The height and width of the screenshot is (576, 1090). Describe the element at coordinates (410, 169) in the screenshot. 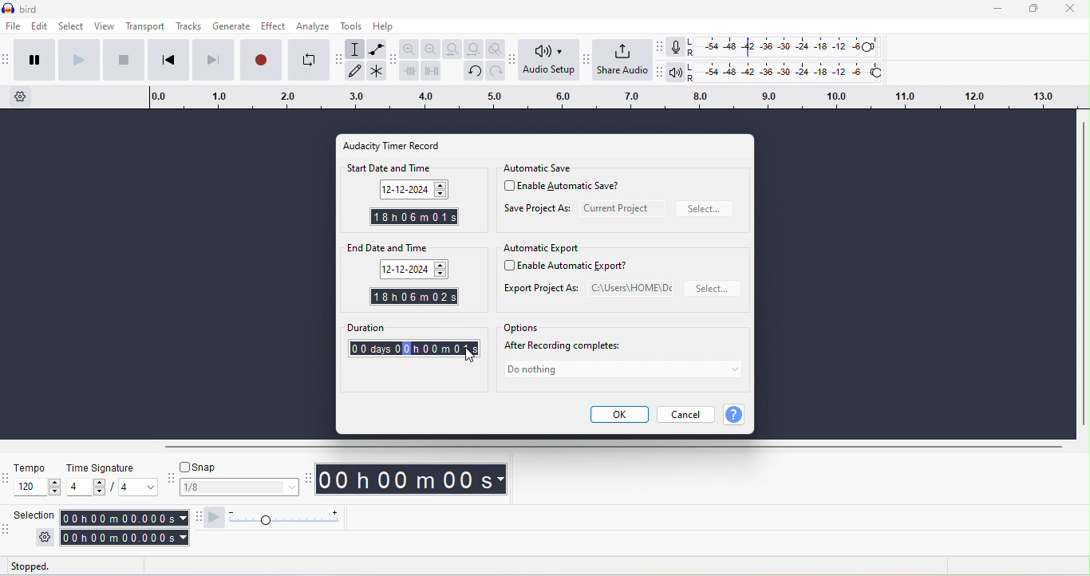

I see `start date and time` at that location.